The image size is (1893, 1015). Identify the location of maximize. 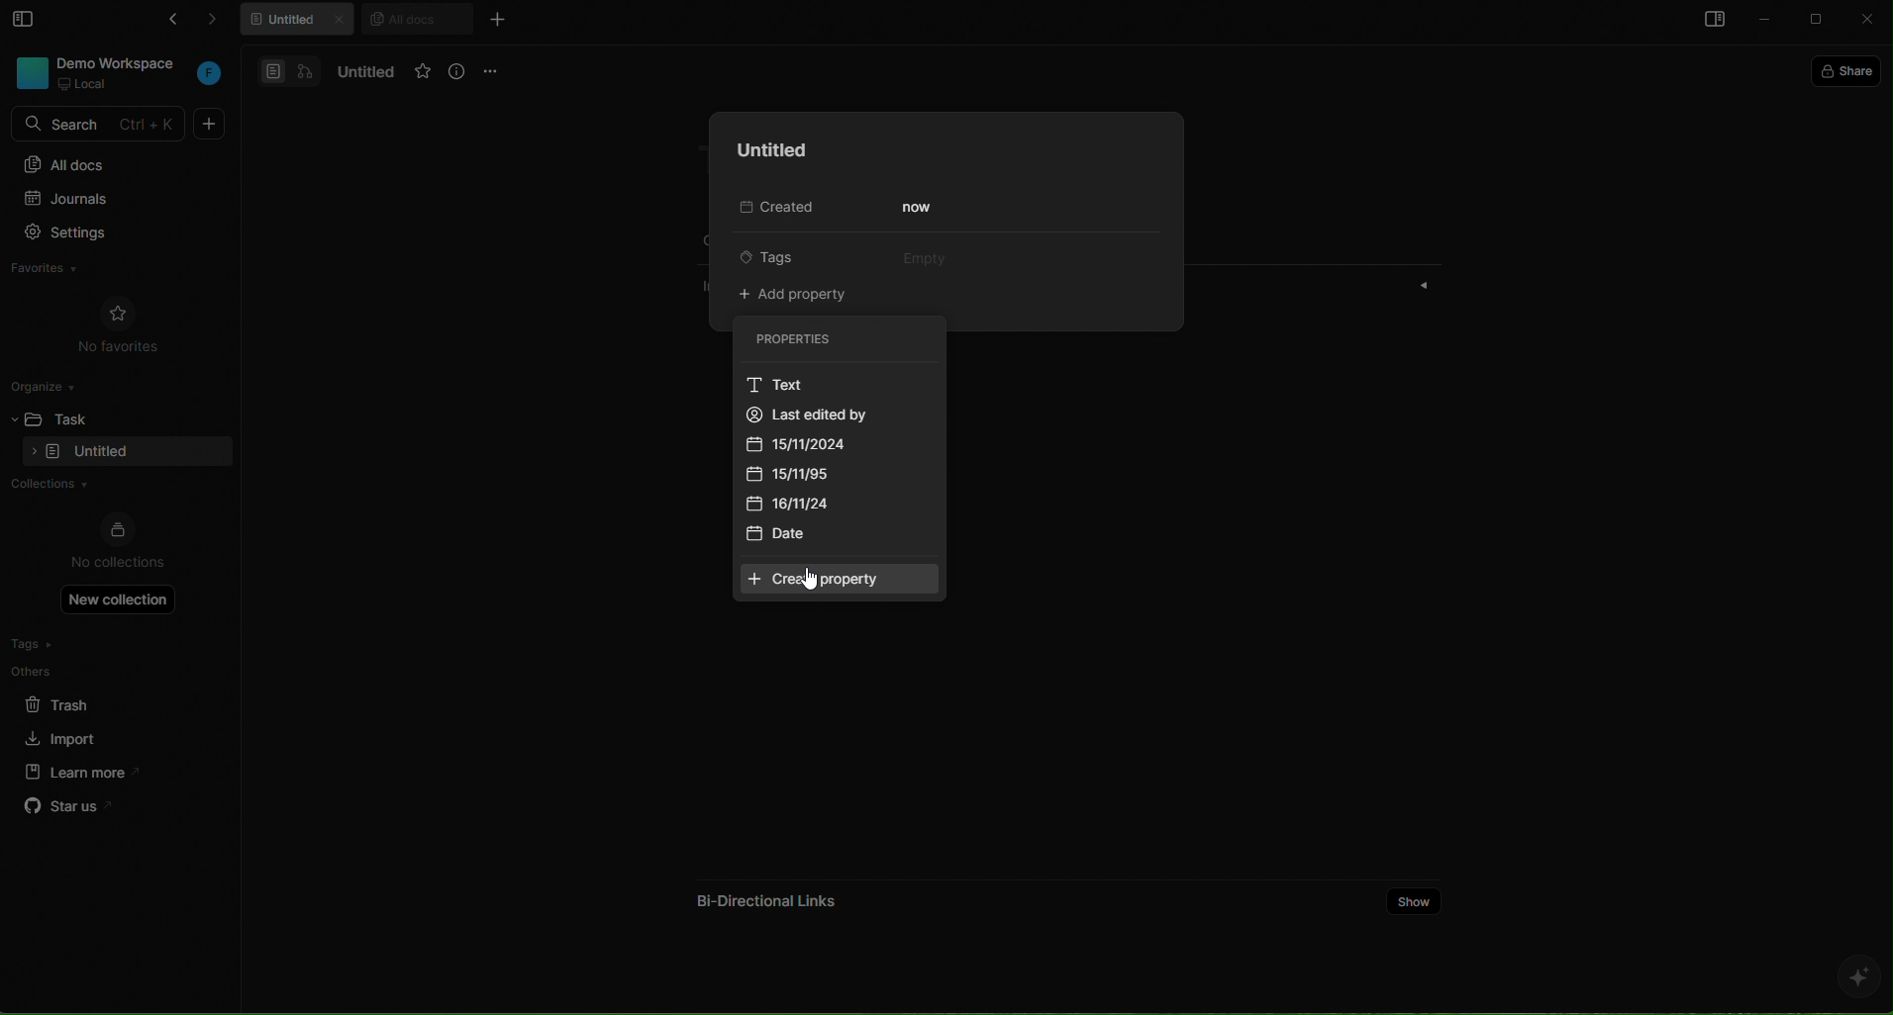
(1819, 21).